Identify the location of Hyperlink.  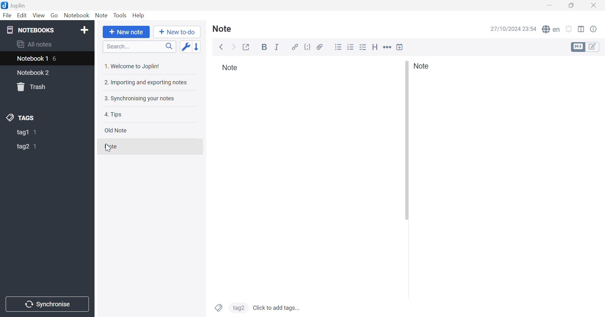
(296, 47).